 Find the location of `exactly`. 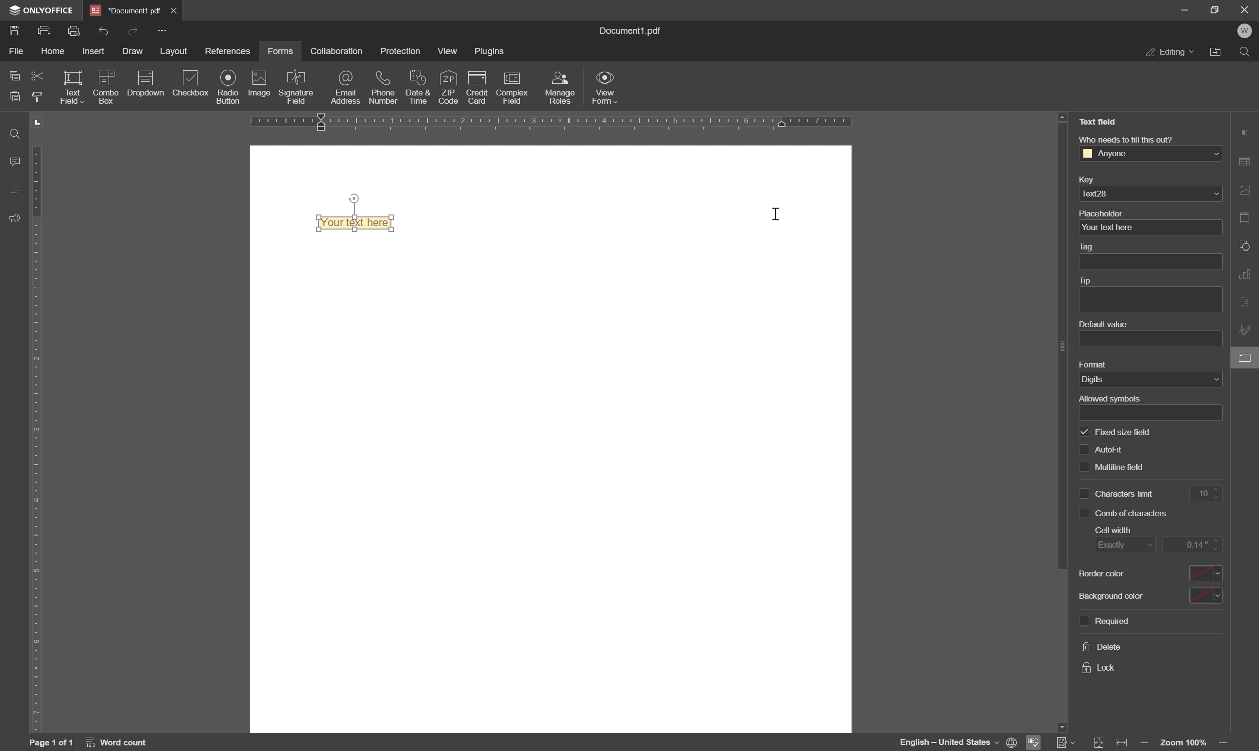

exactly is located at coordinates (1122, 545).